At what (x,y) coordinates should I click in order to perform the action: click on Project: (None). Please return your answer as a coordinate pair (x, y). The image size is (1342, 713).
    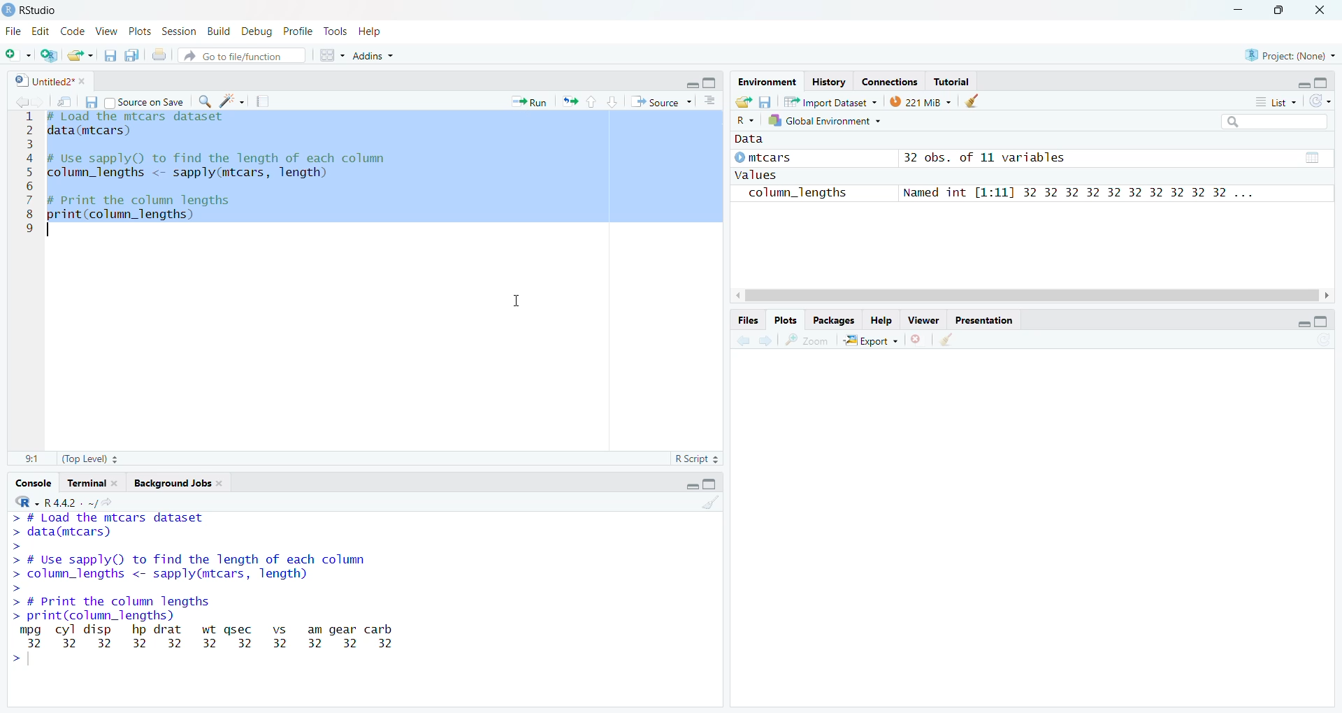
    Looking at the image, I should click on (1289, 54).